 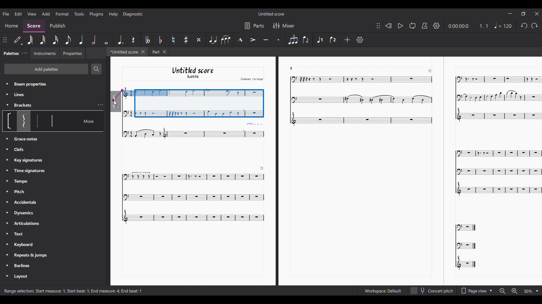 What do you see at coordinates (18, 291) in the screenshot?
I see `range selection ;` at bounding box center [18, 291].